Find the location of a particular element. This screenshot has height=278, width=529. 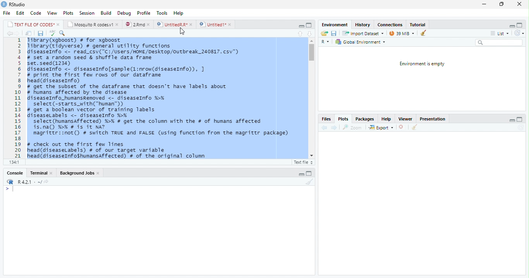

Viewer is located at coordinates (406, 119).